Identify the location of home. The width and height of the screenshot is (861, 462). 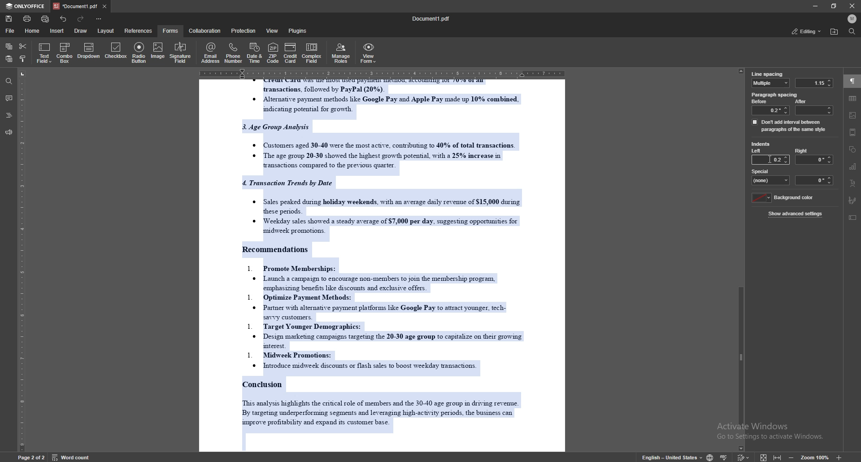
(34, 31).